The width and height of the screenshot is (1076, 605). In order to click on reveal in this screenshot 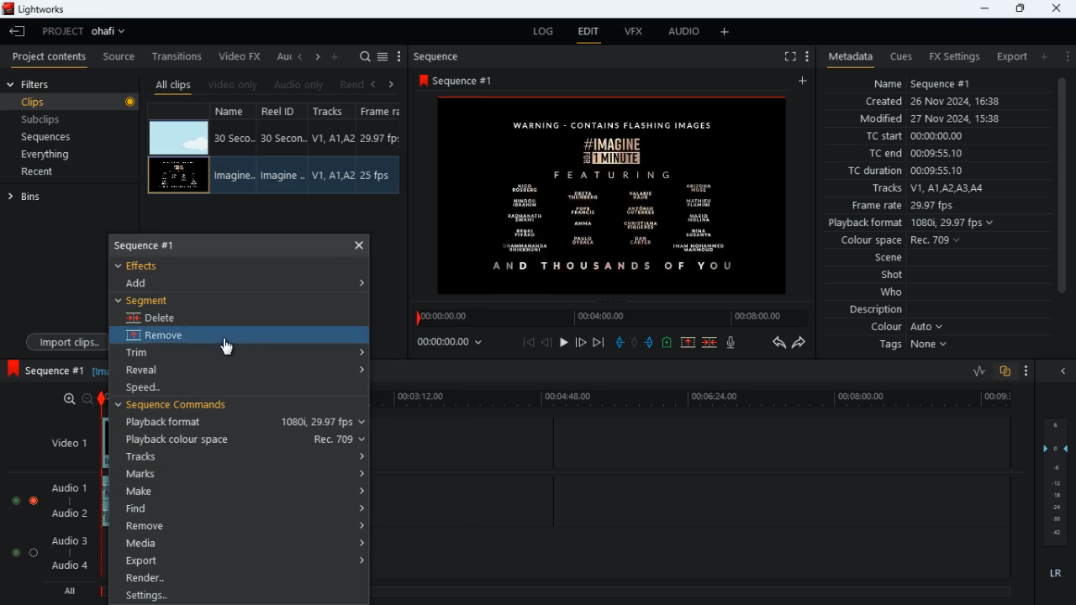, I will do `click(245, 370)`.